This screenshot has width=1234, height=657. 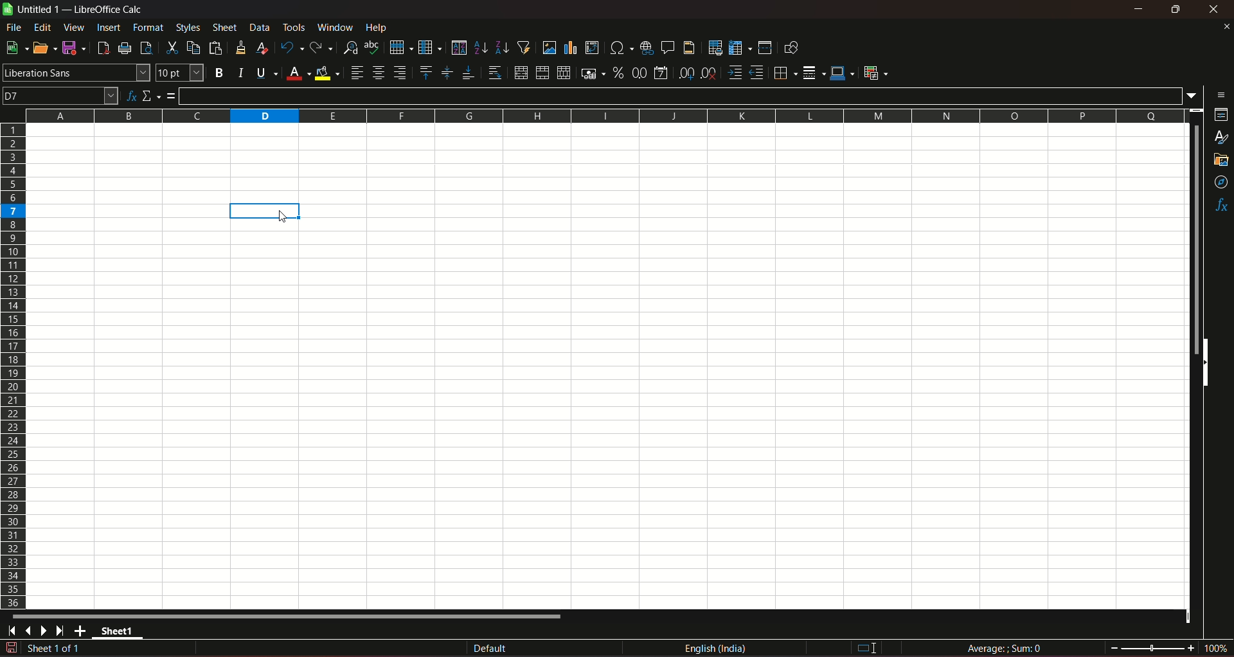 I want to click on highlight, so click(x=265, y=210).